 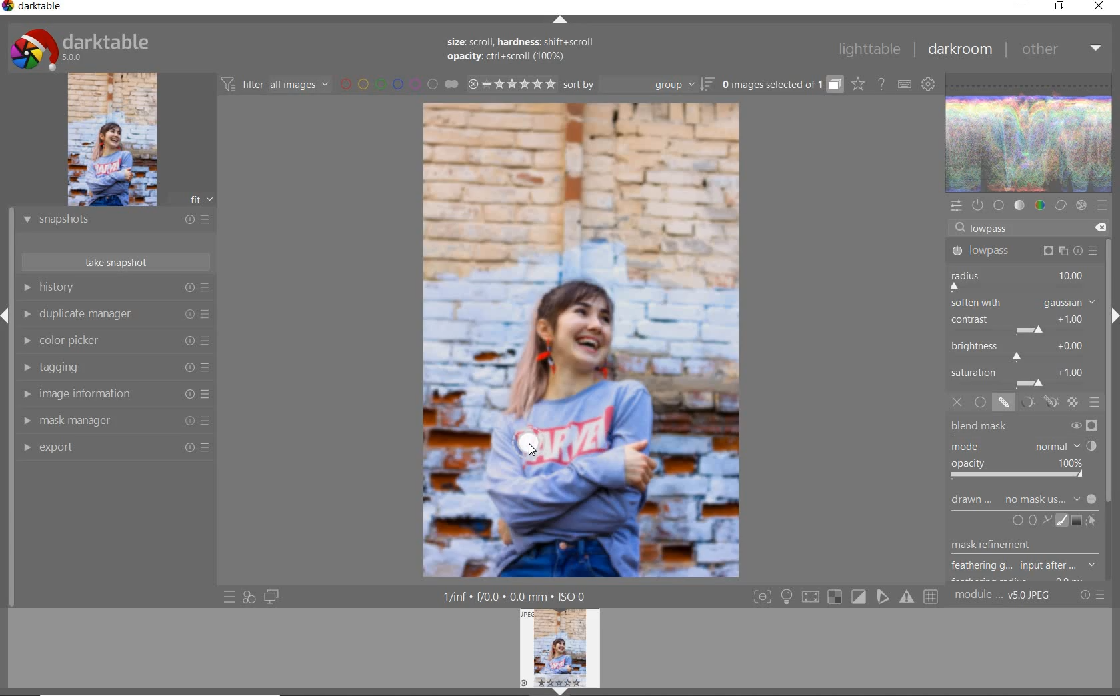 What do you see at coordinates (1099, 7) in the screenshot?
I see `close` at bounding box center [1099, 7].